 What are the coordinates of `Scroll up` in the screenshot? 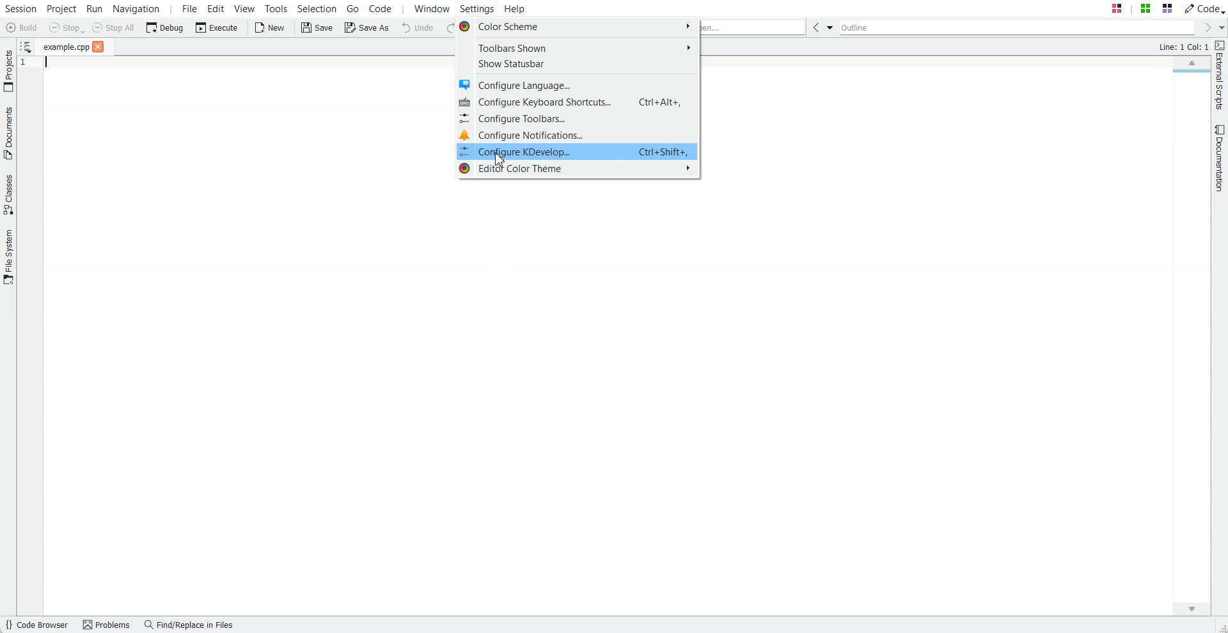 It's located at (1191, 61).